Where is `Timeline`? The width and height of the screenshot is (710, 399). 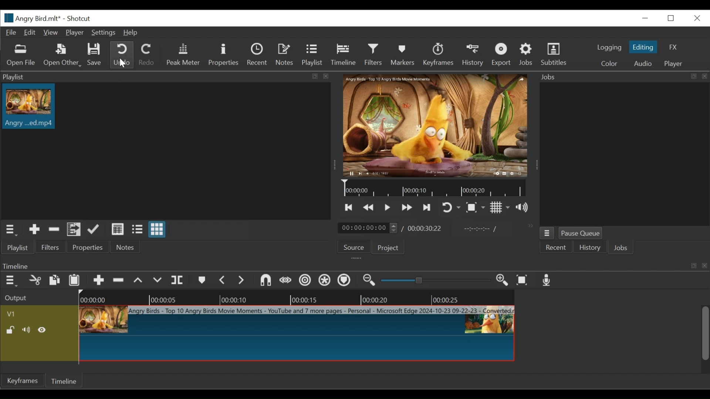
Timeline is located at coordinates (434, 188).